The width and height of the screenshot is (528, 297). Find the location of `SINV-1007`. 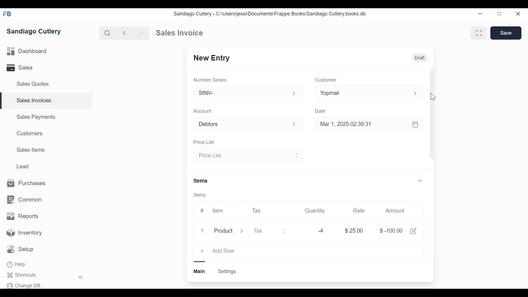

SINV-1007 is located at coordinates (212, 57).